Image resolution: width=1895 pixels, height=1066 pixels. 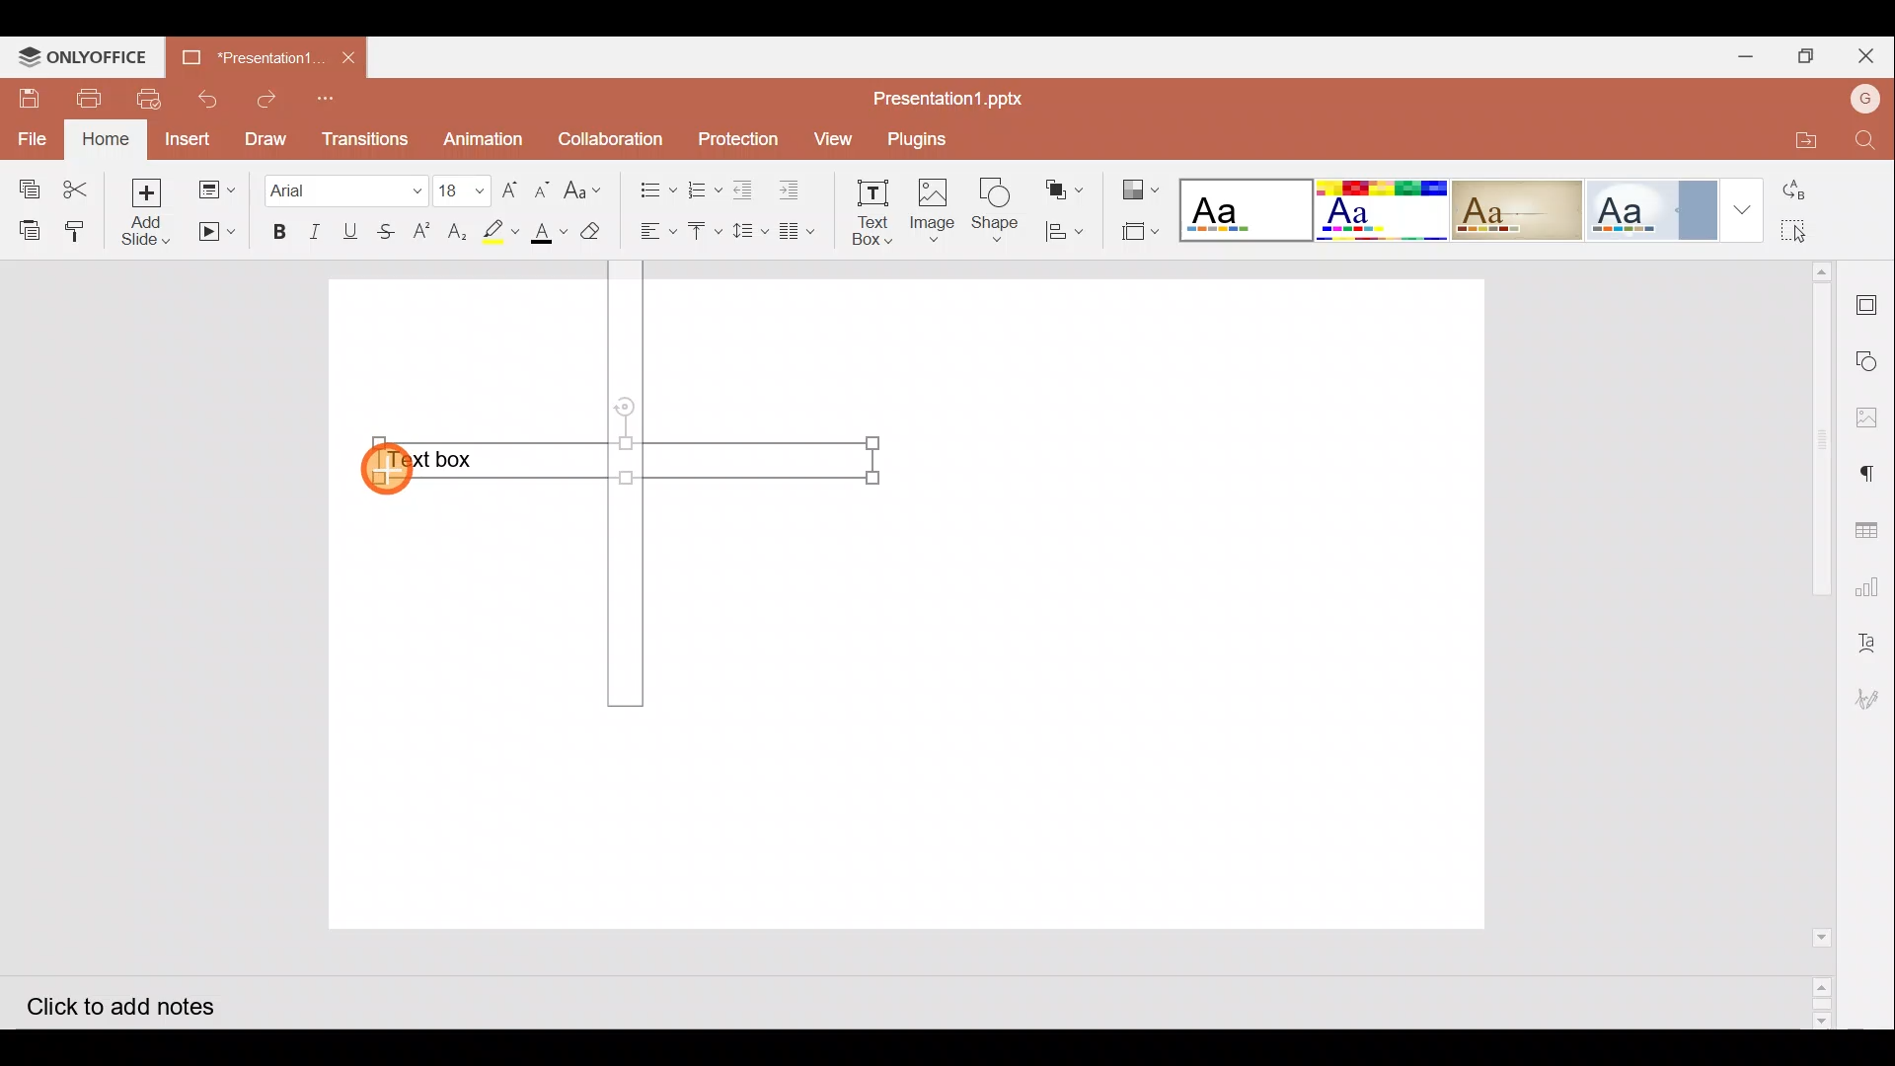 What do you see at coordinates (427, 233) in the screenshot?
I see `Superscript` at bounding box center [427, 233].